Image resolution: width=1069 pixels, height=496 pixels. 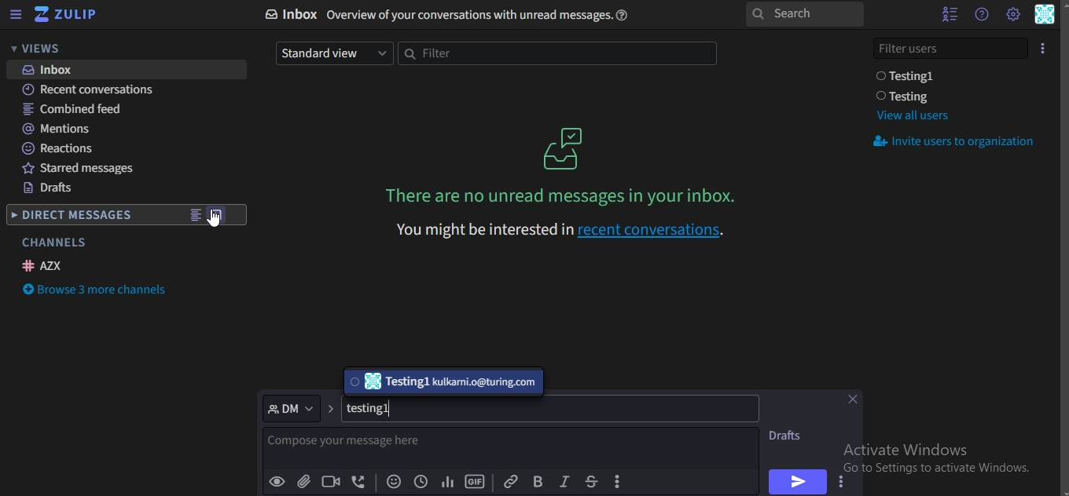 I want to click on inbox, so click(x=454, y=15).